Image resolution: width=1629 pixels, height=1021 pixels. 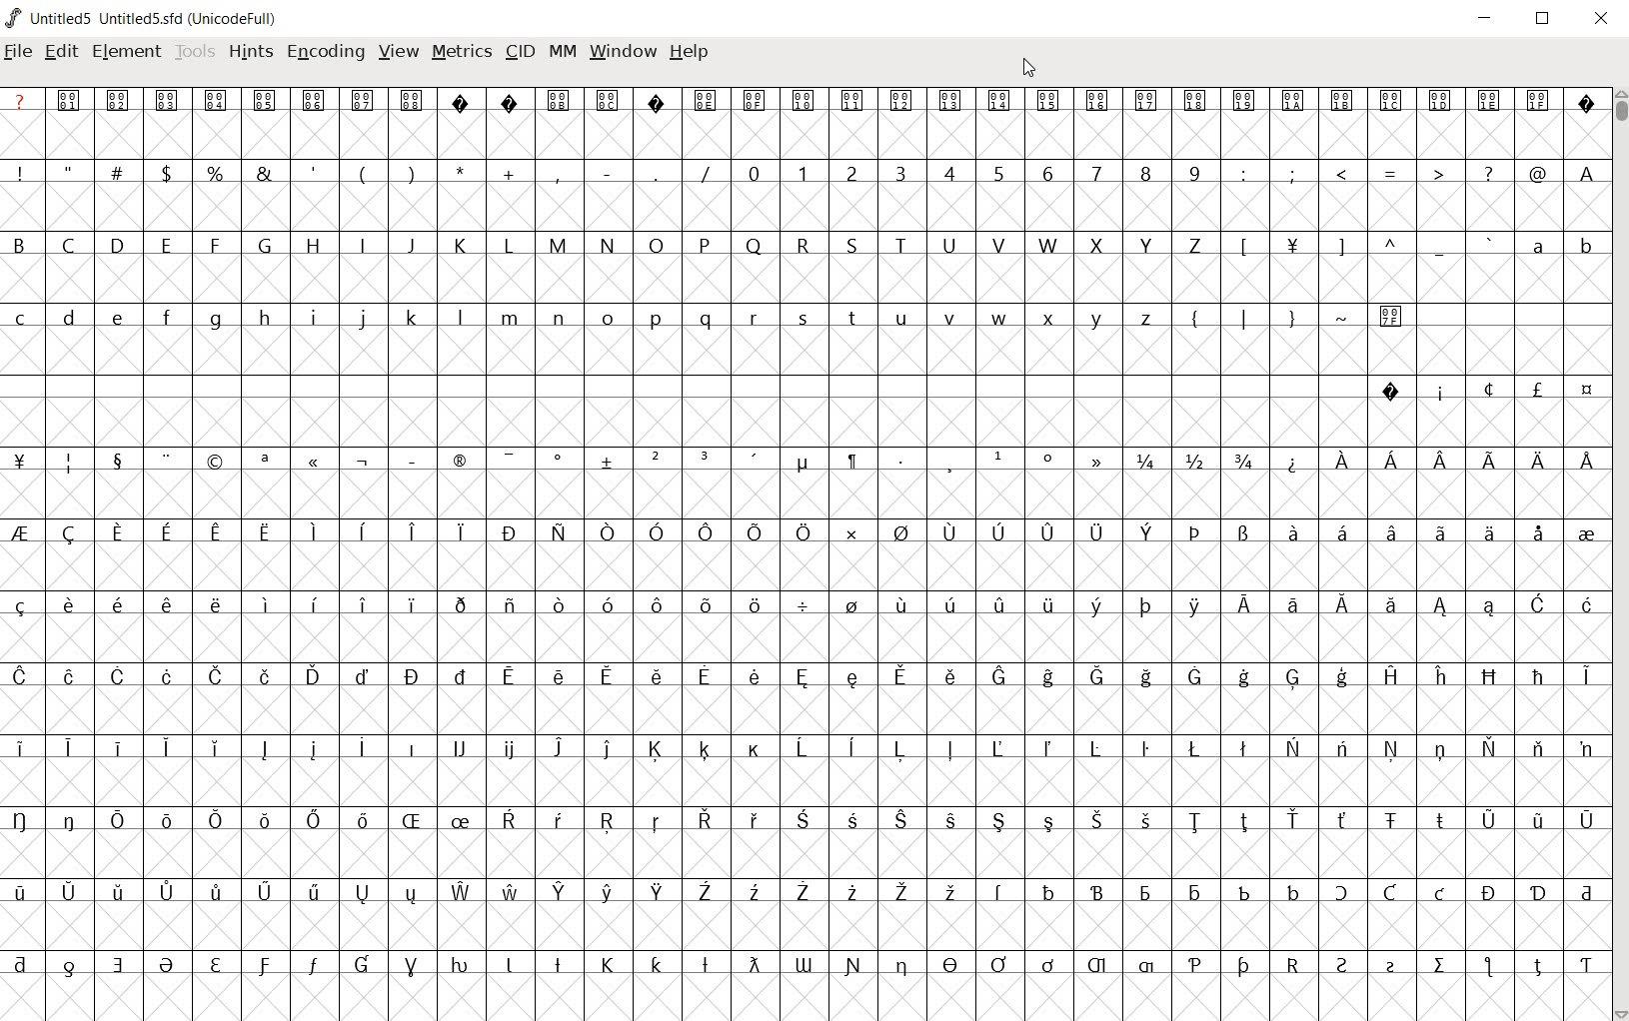 What do you see at coordinates (1147, 316) in the screenshot?
I see `z` at bounding box center [1147, 316].